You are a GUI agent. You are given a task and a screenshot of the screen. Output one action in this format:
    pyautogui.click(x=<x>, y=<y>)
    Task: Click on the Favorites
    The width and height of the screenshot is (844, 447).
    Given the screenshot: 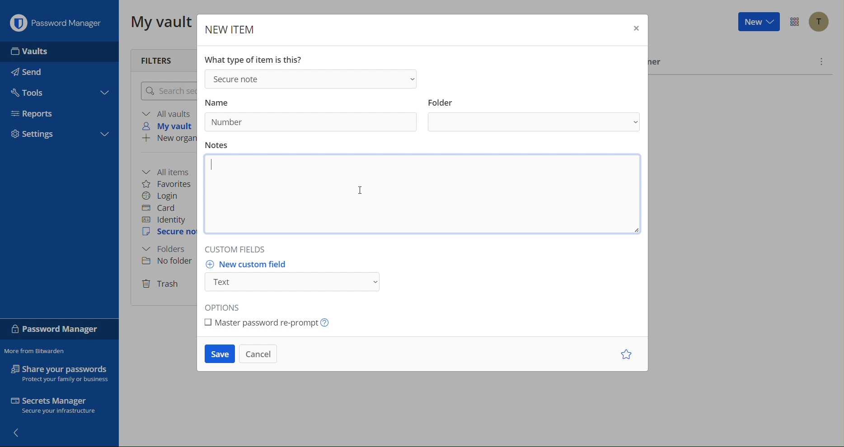 What is the action you would take?
    pyautogui.click(x=170, y=183)
    